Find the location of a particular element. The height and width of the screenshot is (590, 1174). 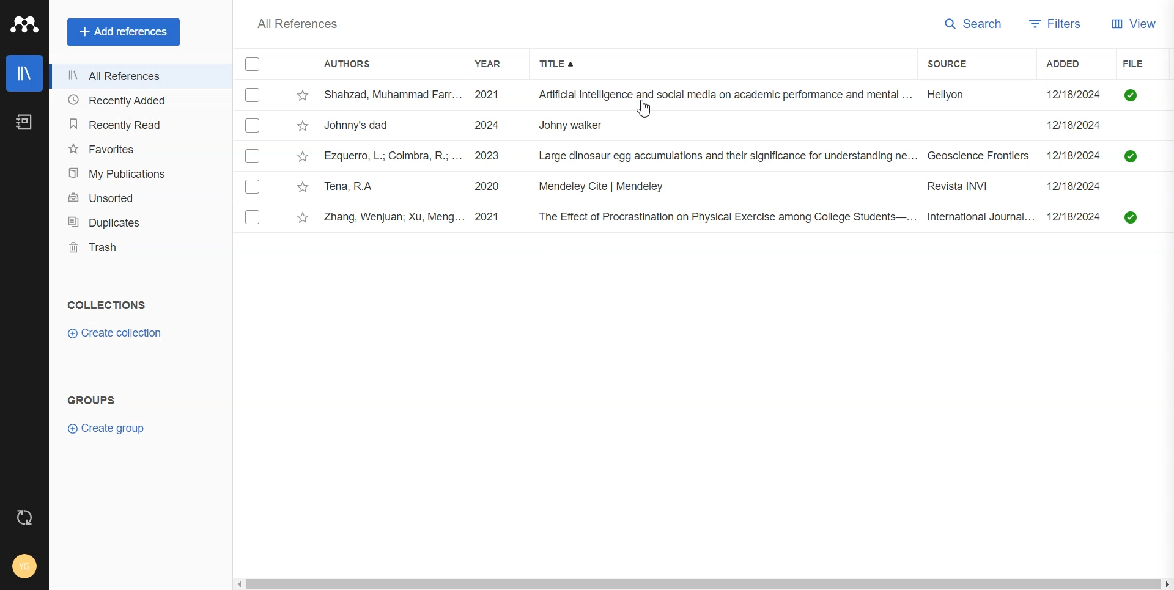

Trash  is located at coordinates (131, 246).